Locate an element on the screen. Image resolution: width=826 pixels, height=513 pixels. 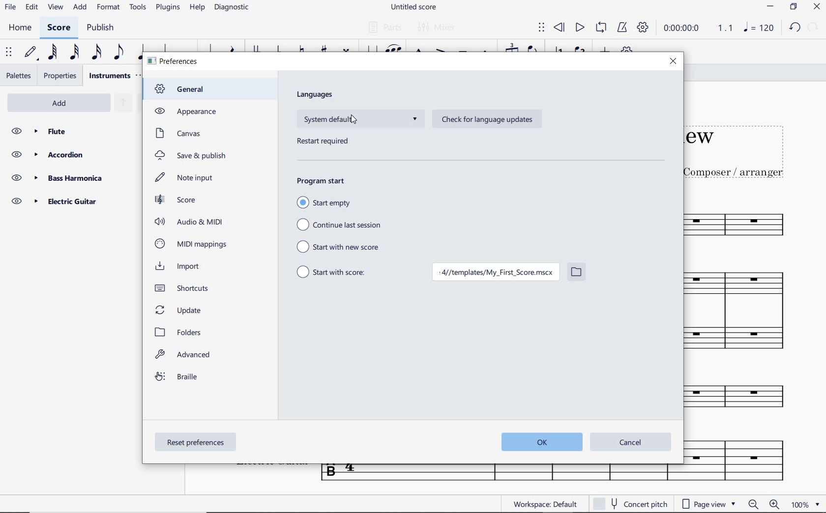
palettes is located at coordinates (20, 75).